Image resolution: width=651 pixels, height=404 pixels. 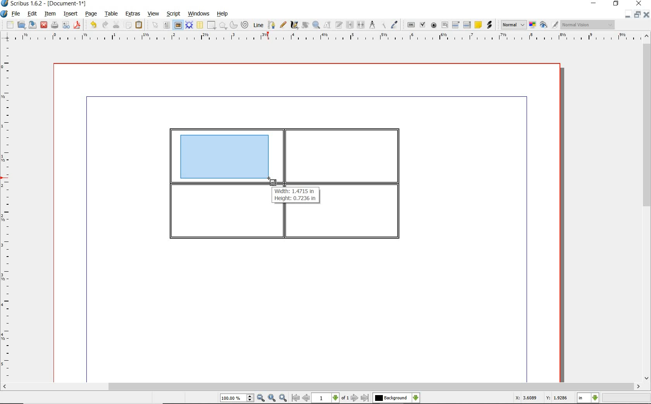 I want to click on item, so click(x=49, y=14).